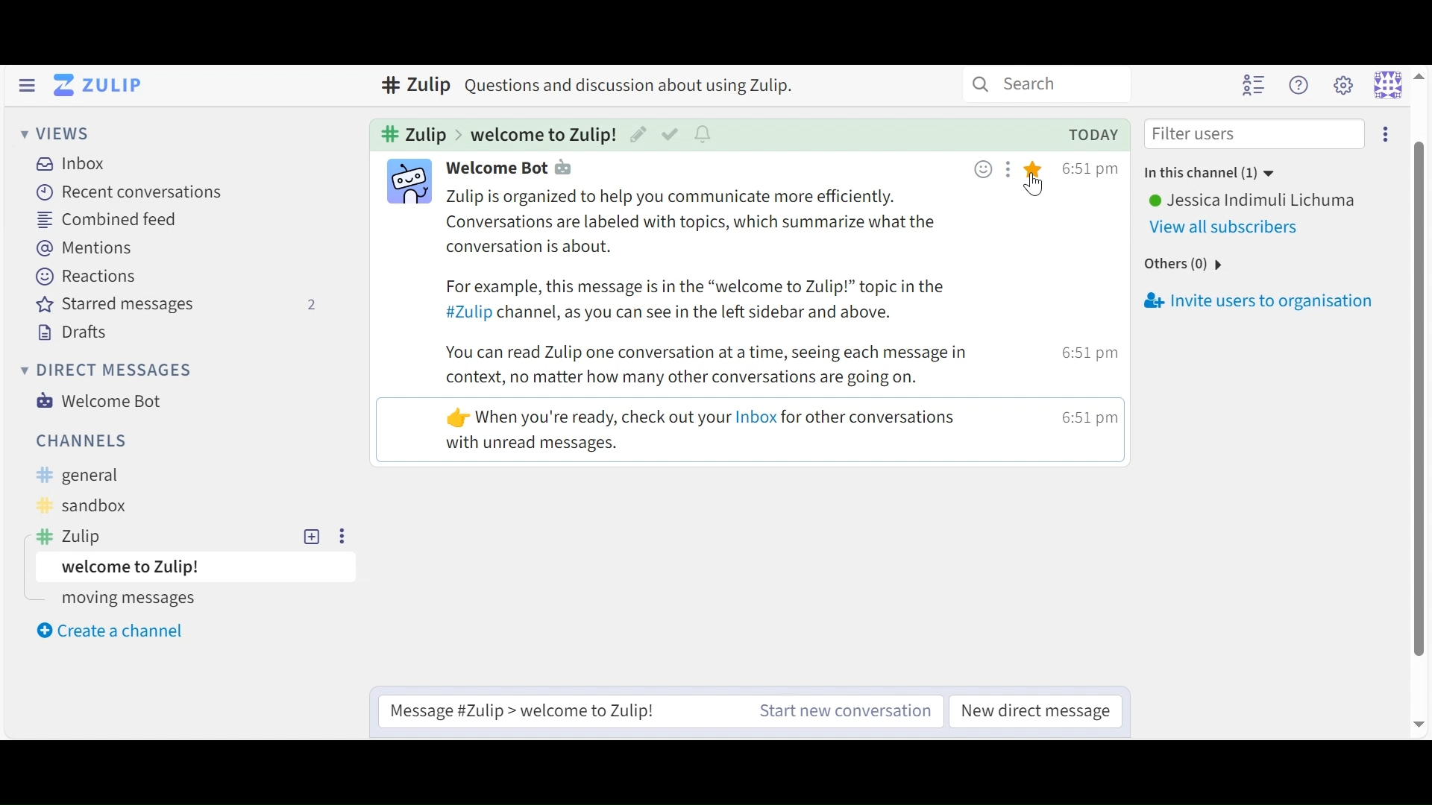  What do you see at coordinates (410, 133) in the screenshot?
I see `Cannel` at bounding box center [410, 133].